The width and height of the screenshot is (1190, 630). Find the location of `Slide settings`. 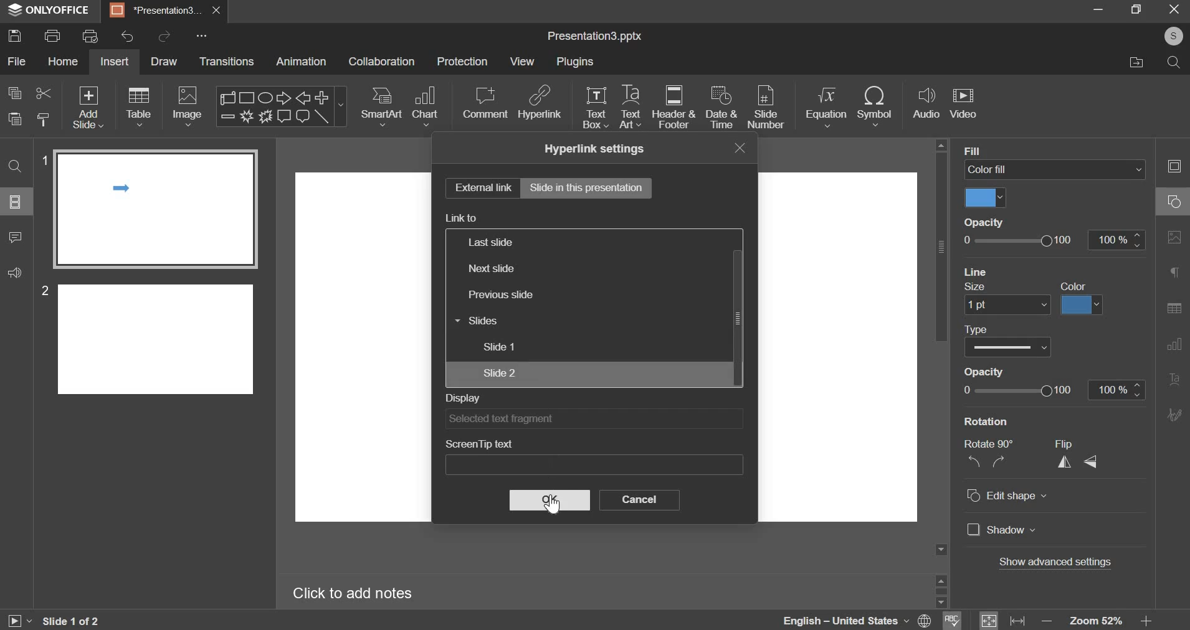

Slide settings is located at coordinates (1173, 166).